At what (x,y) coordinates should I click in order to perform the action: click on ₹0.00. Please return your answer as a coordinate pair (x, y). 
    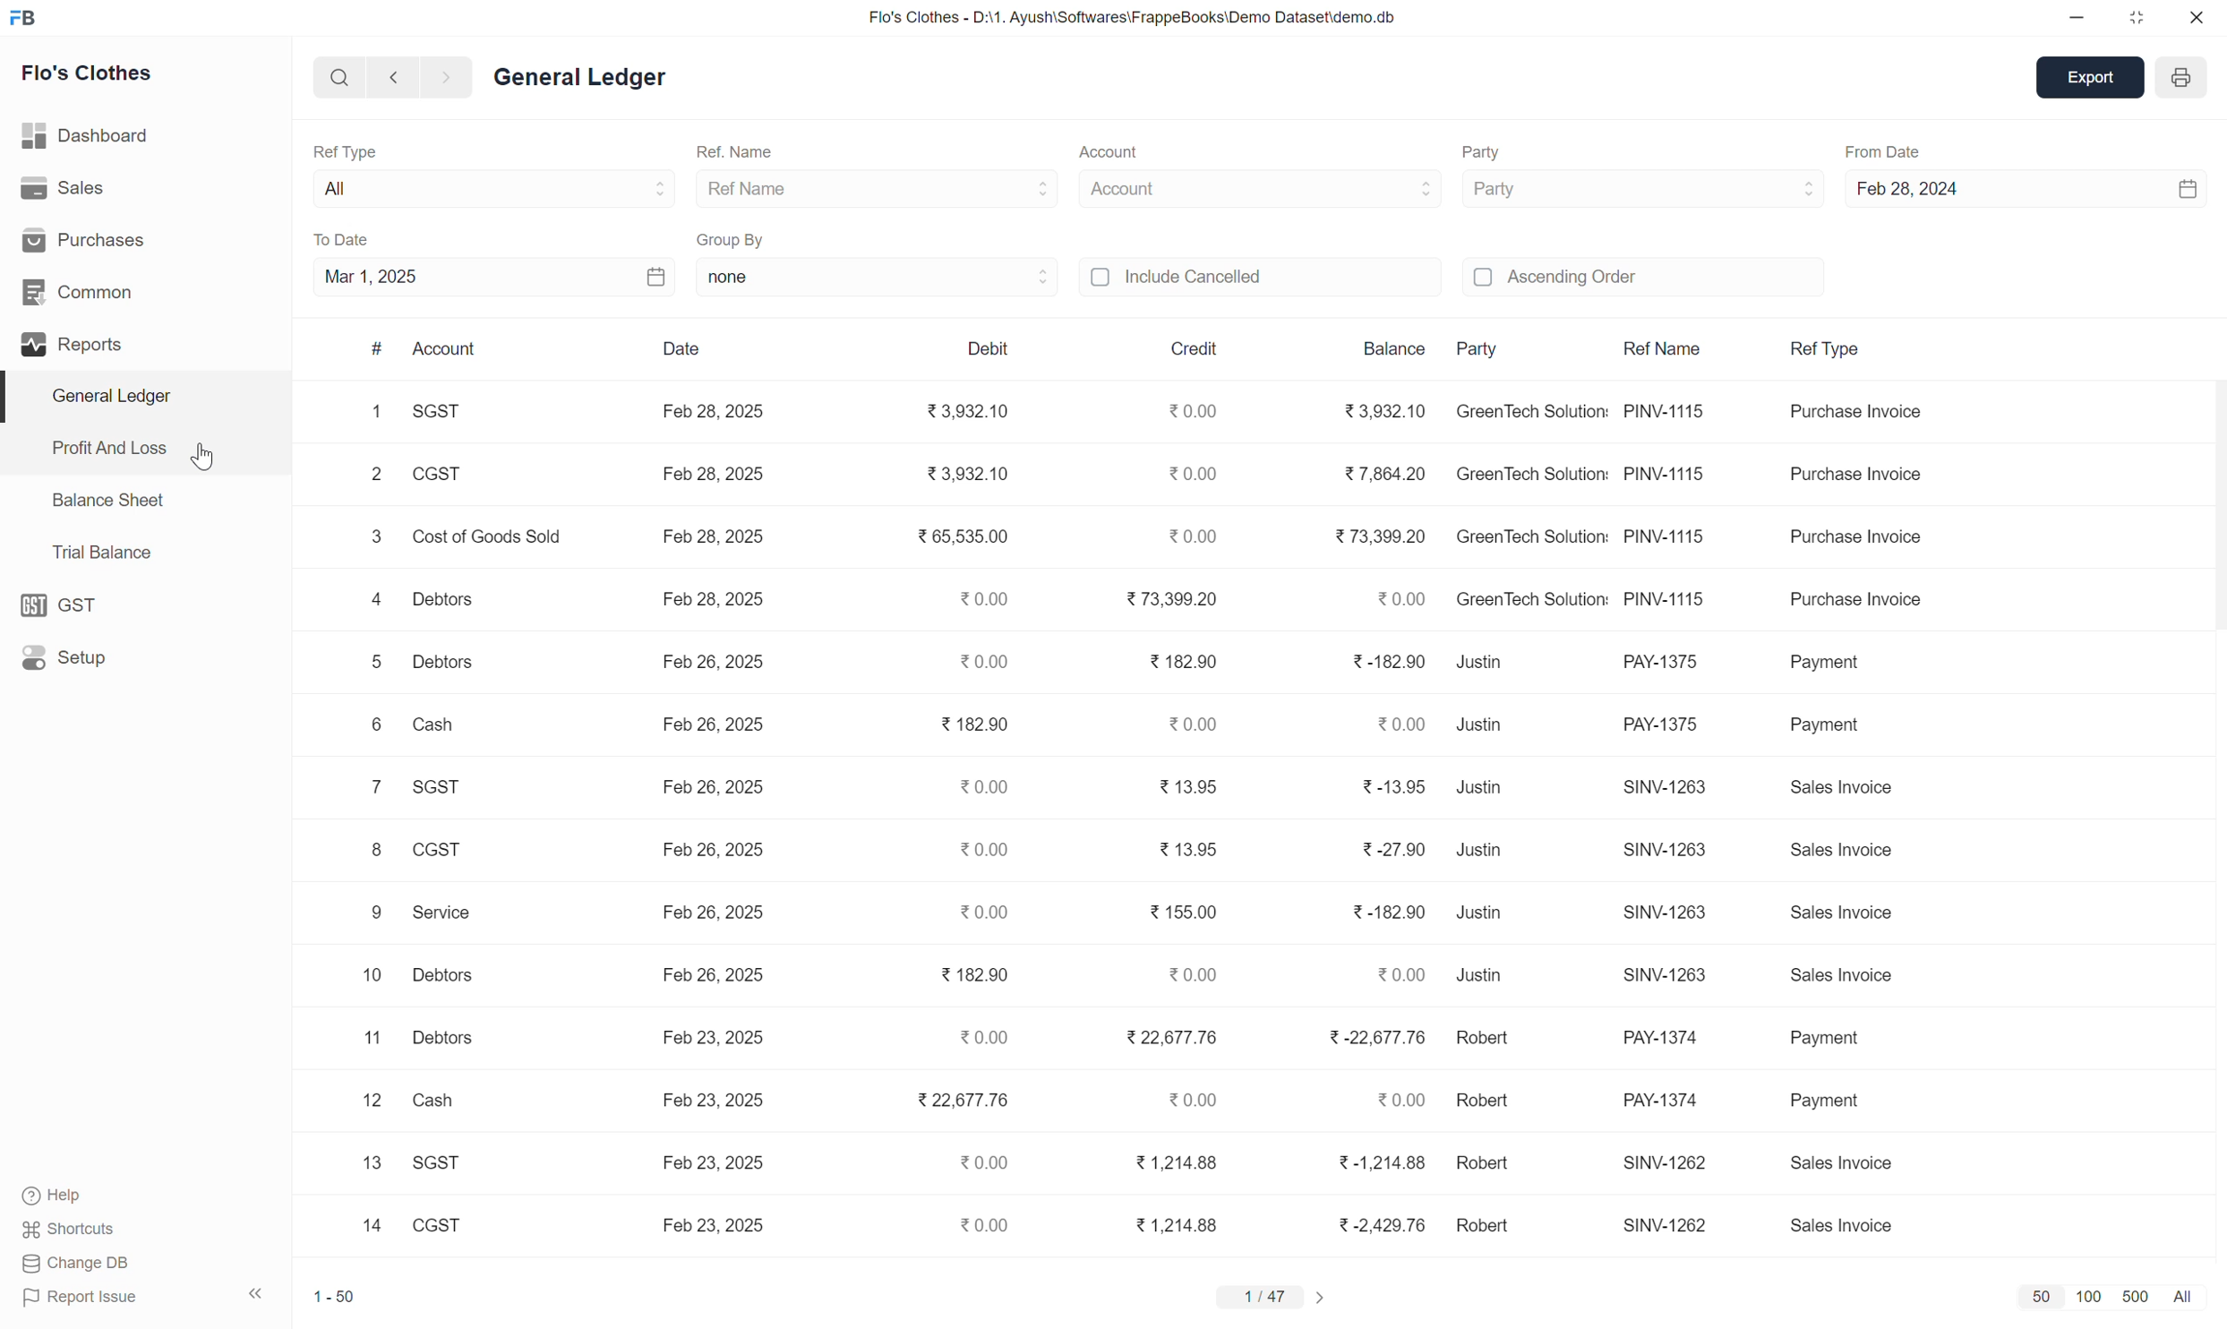
    Looking at the image, I should click on (982, 851).